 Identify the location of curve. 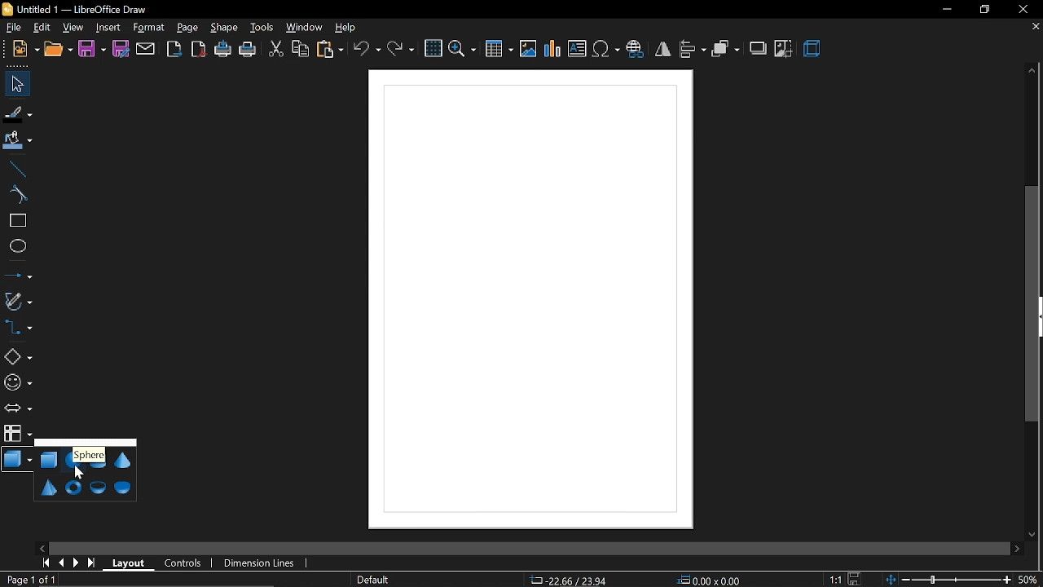
(17, 194).